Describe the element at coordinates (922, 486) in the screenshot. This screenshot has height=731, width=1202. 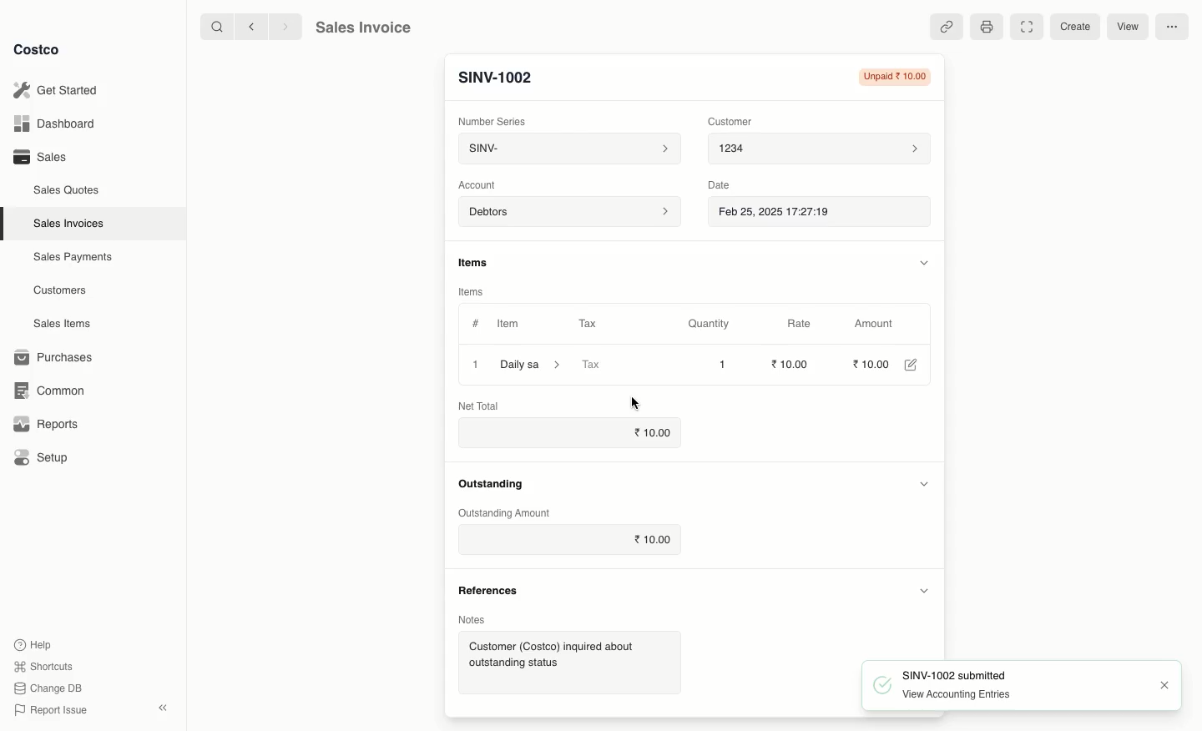
I see `Hide` at that location.